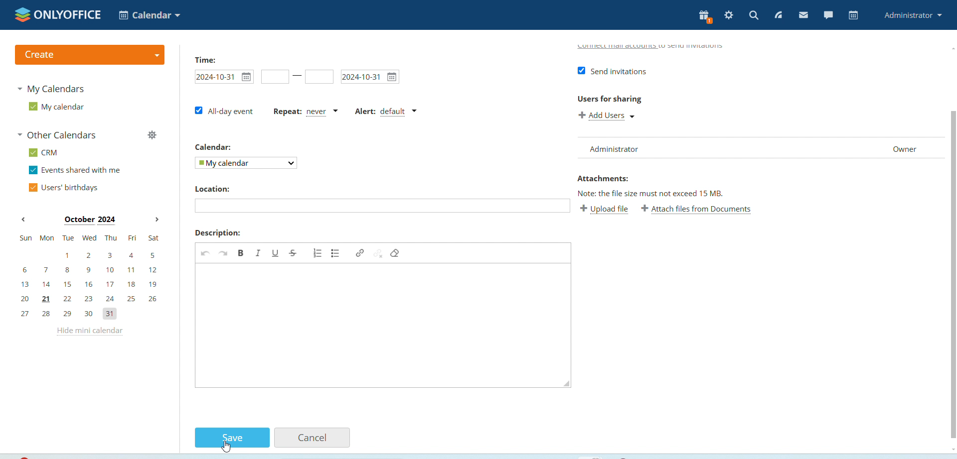 The height and width of the screenshot is (459, 957). I want to click on administrator owner, so click(762, 148).